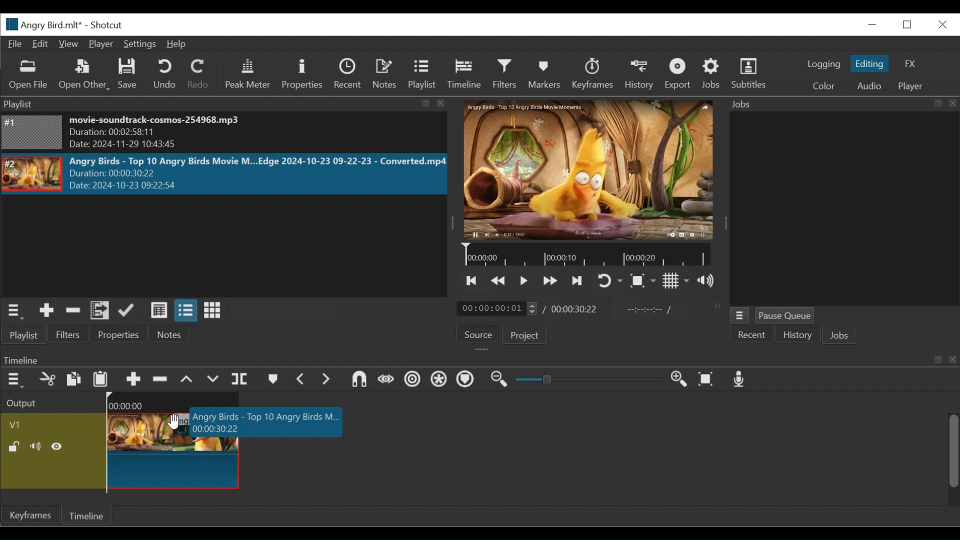  What do you see at coordinates (37, 446) in the screenshot?
I see `Mute` at bounding box center [37, 446].